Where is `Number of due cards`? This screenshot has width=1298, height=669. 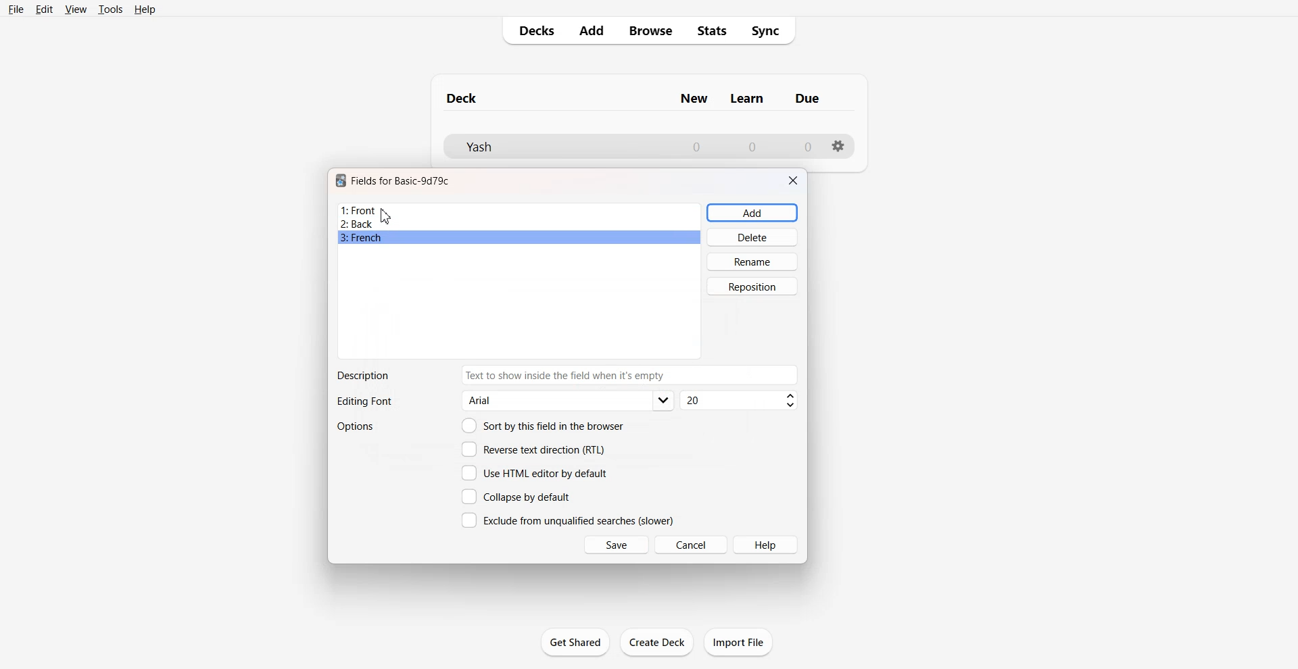 Number of due cards is located at coordinates (809, 147).